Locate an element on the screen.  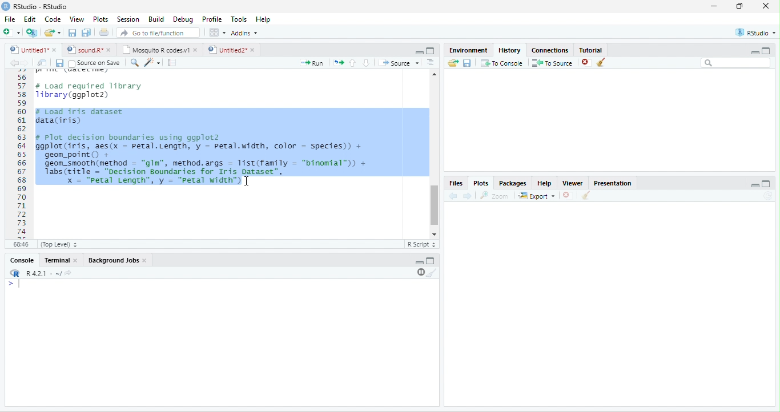
Line numbering is located at coordinates (21, 154).